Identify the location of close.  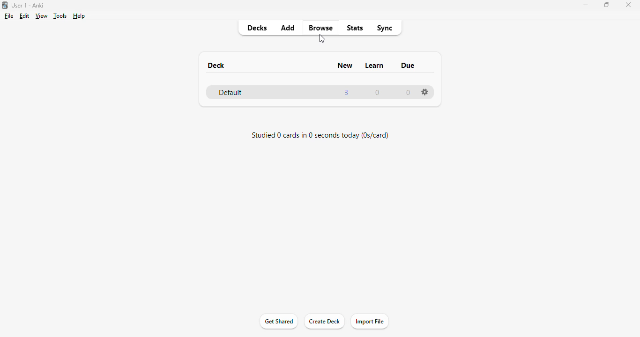
(628, 4).